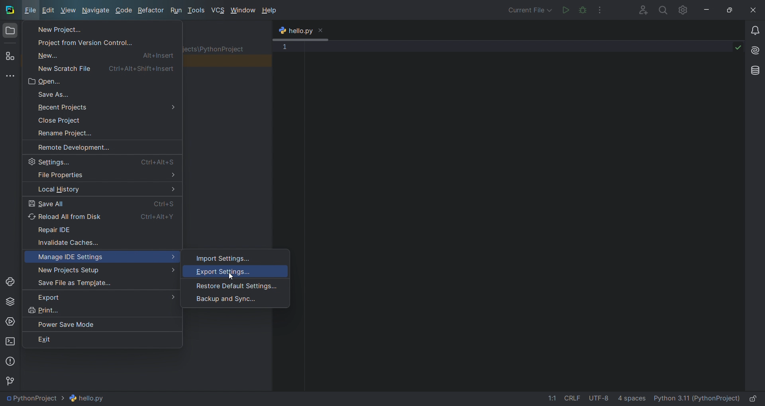 This screenshot has width=765, height=406. What do you see at coordinates (100, 309) in the screenshot?
I see `print` at bounding box center [100, 309].